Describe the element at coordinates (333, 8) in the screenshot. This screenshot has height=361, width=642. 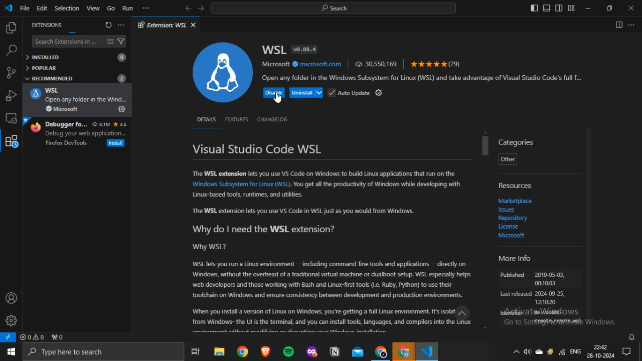
I see `search` at that location.